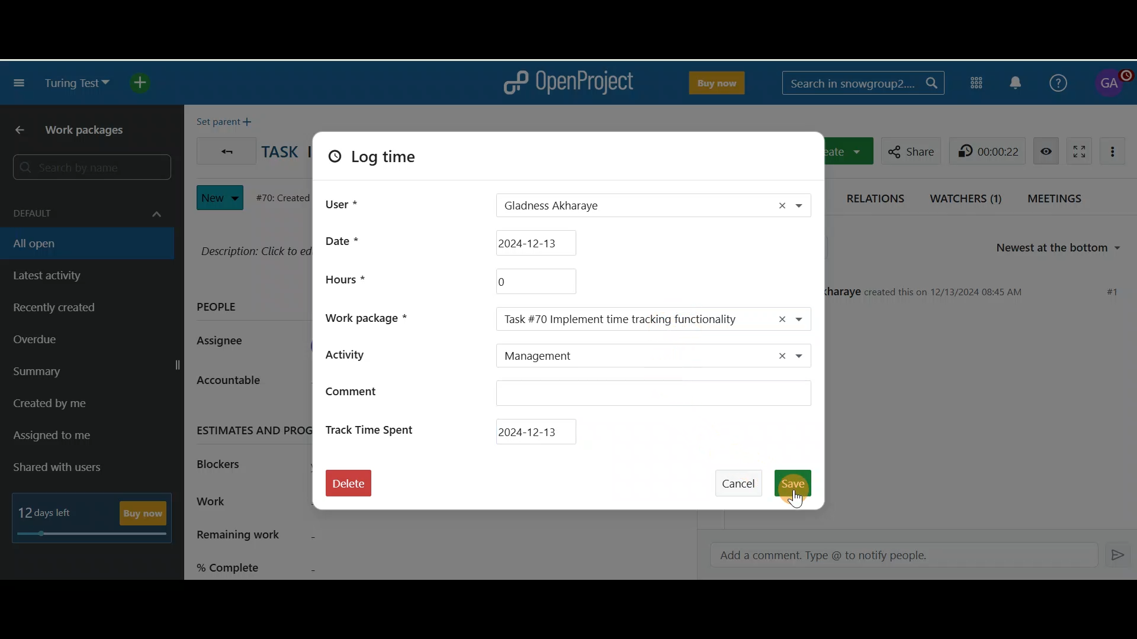 The width and height of the screenshot is (1137, 639). Describe the element at coordinates (742, 478) in the screenshot. I see `Cancel` at that location.